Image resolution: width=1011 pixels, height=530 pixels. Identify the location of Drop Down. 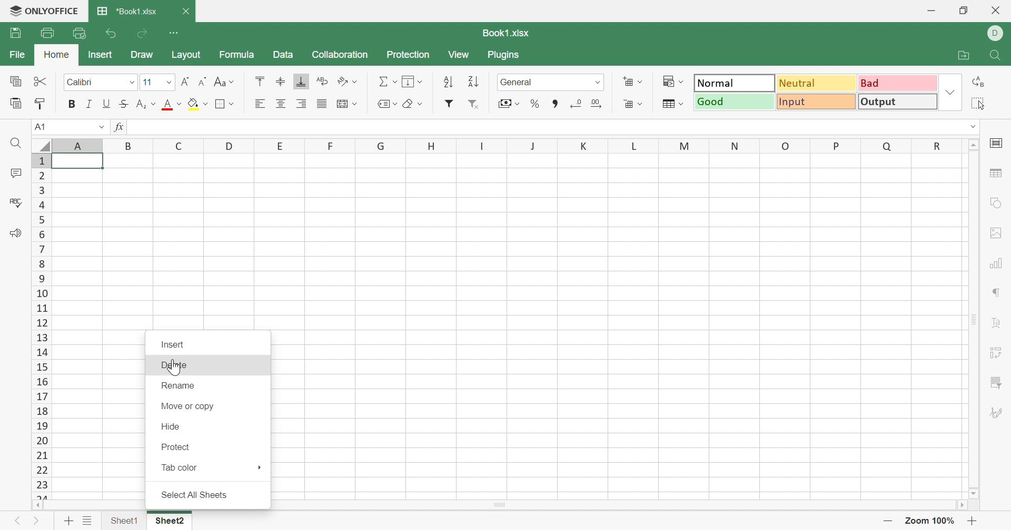
(640, 81).